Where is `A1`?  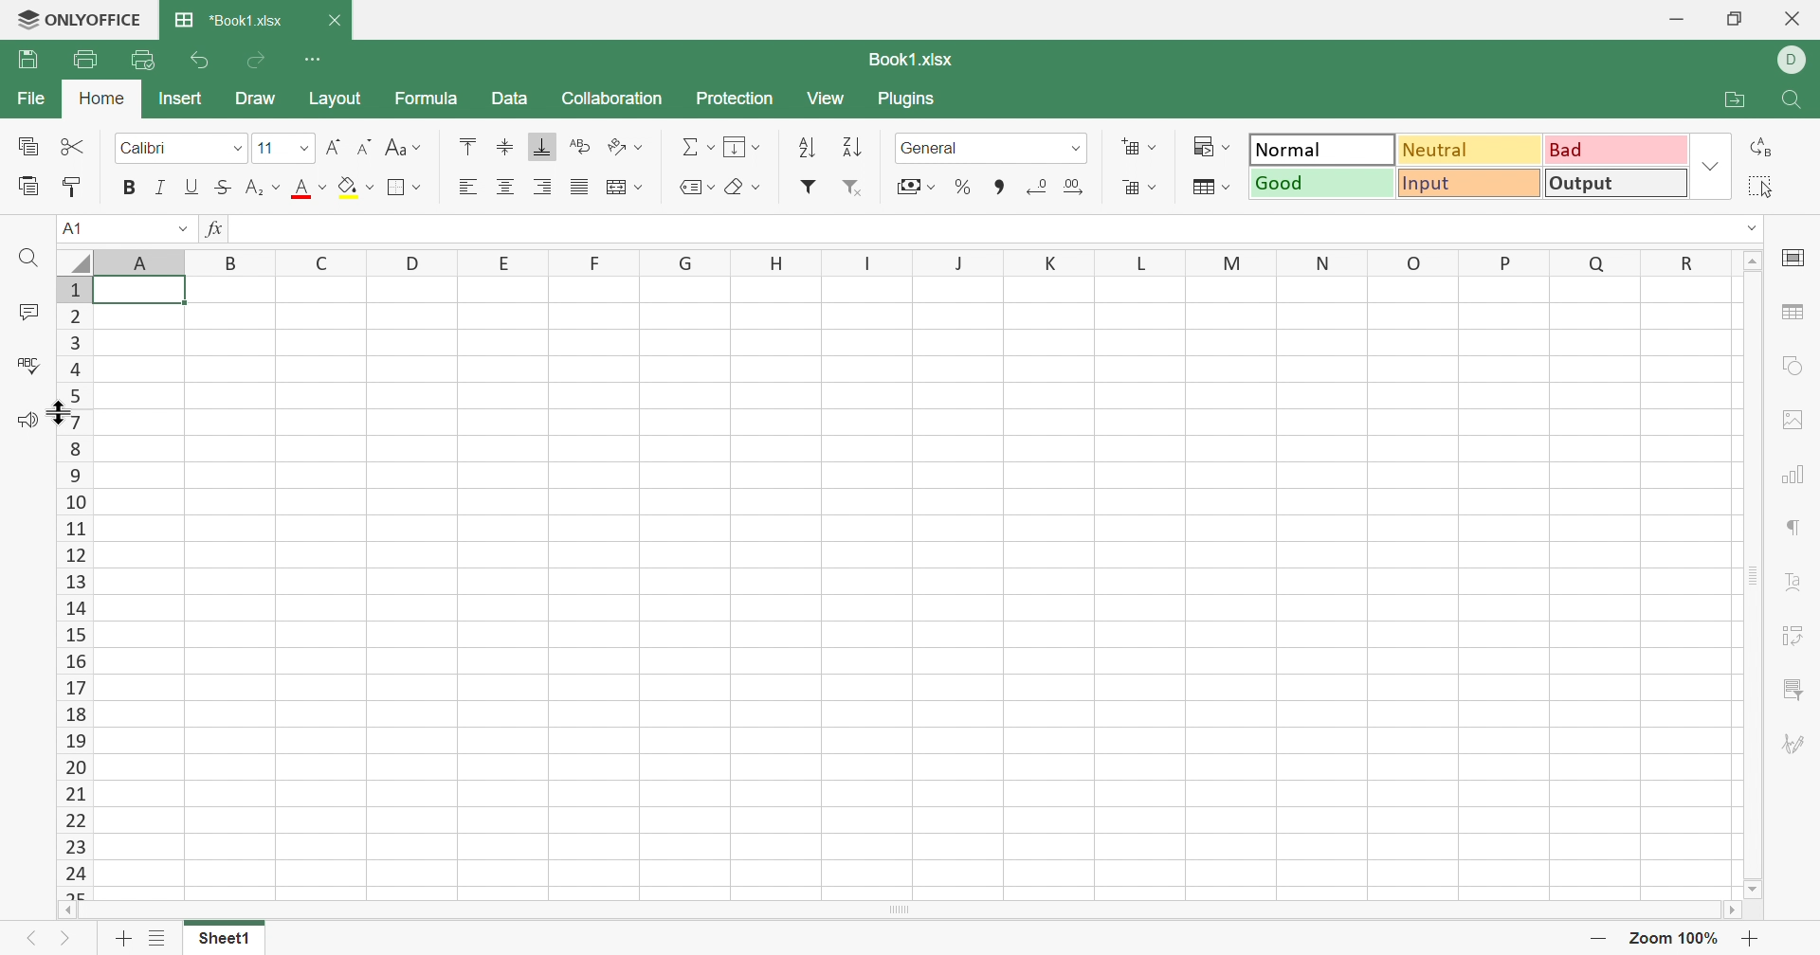
A1 is located at coordinates (79, 228).